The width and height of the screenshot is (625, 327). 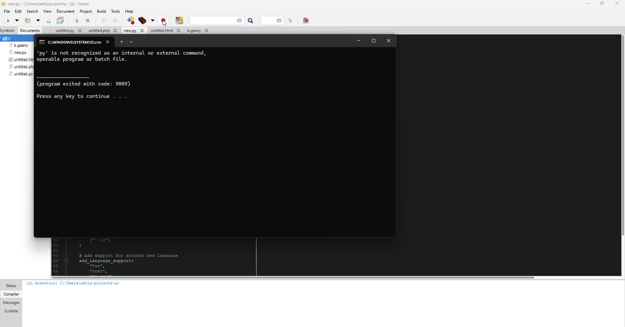 What do you see at coordinates (104, 20) in the screenshot?
I see `back` at bounding box center [104, 20].